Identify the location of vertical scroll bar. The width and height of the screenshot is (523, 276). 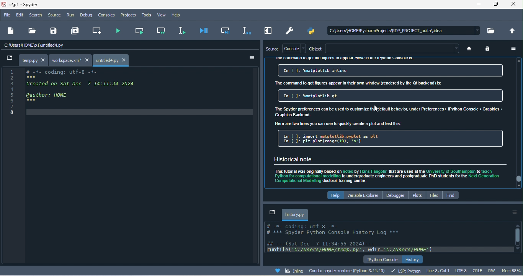
(517, 237).